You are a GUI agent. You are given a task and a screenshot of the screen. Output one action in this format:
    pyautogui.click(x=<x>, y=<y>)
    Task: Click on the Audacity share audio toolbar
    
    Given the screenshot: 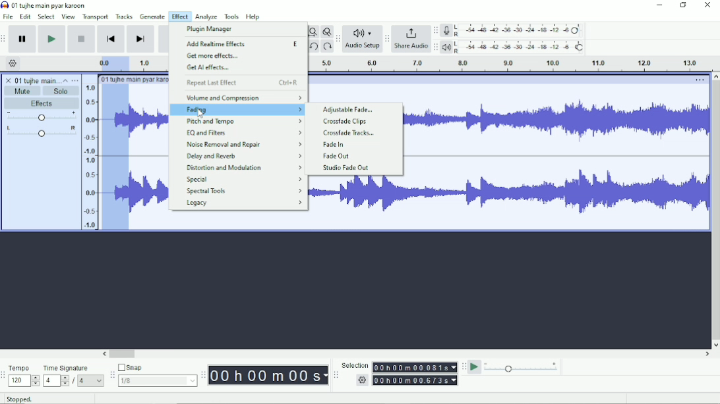 What is the action you would take?
    pyautogui.click(x=387, y=39)
    